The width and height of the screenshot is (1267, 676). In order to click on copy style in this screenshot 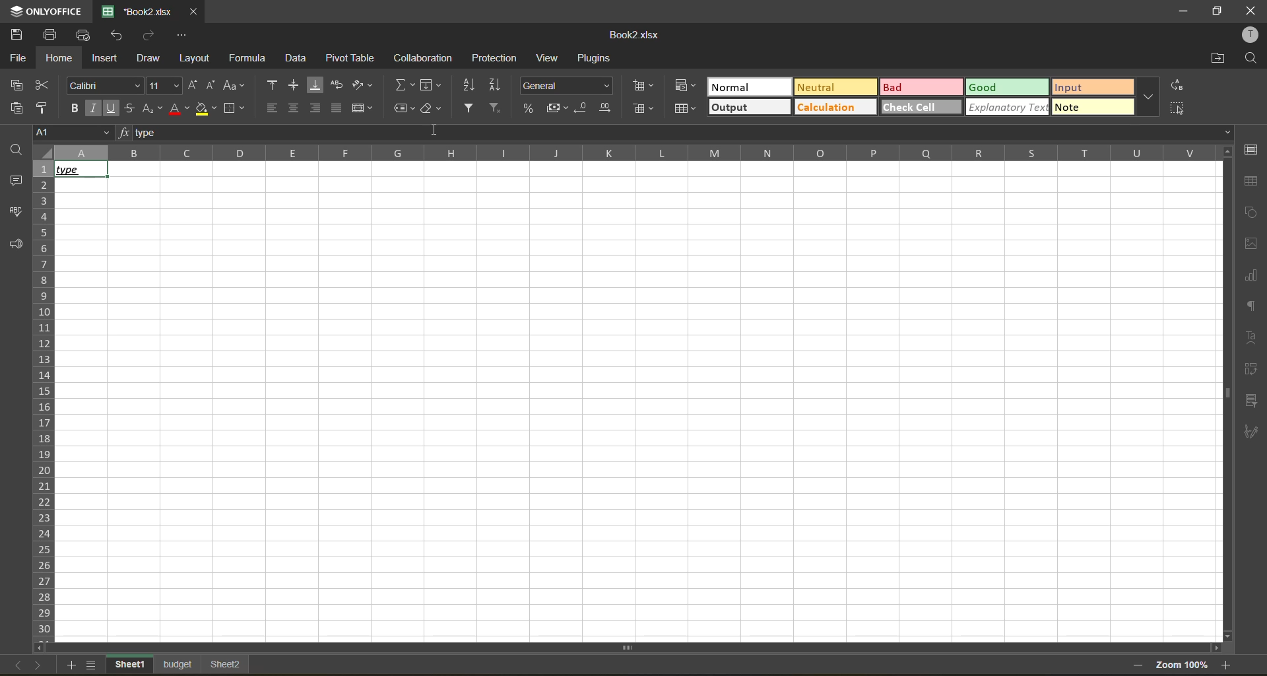, I will do `click(46, 110)`.